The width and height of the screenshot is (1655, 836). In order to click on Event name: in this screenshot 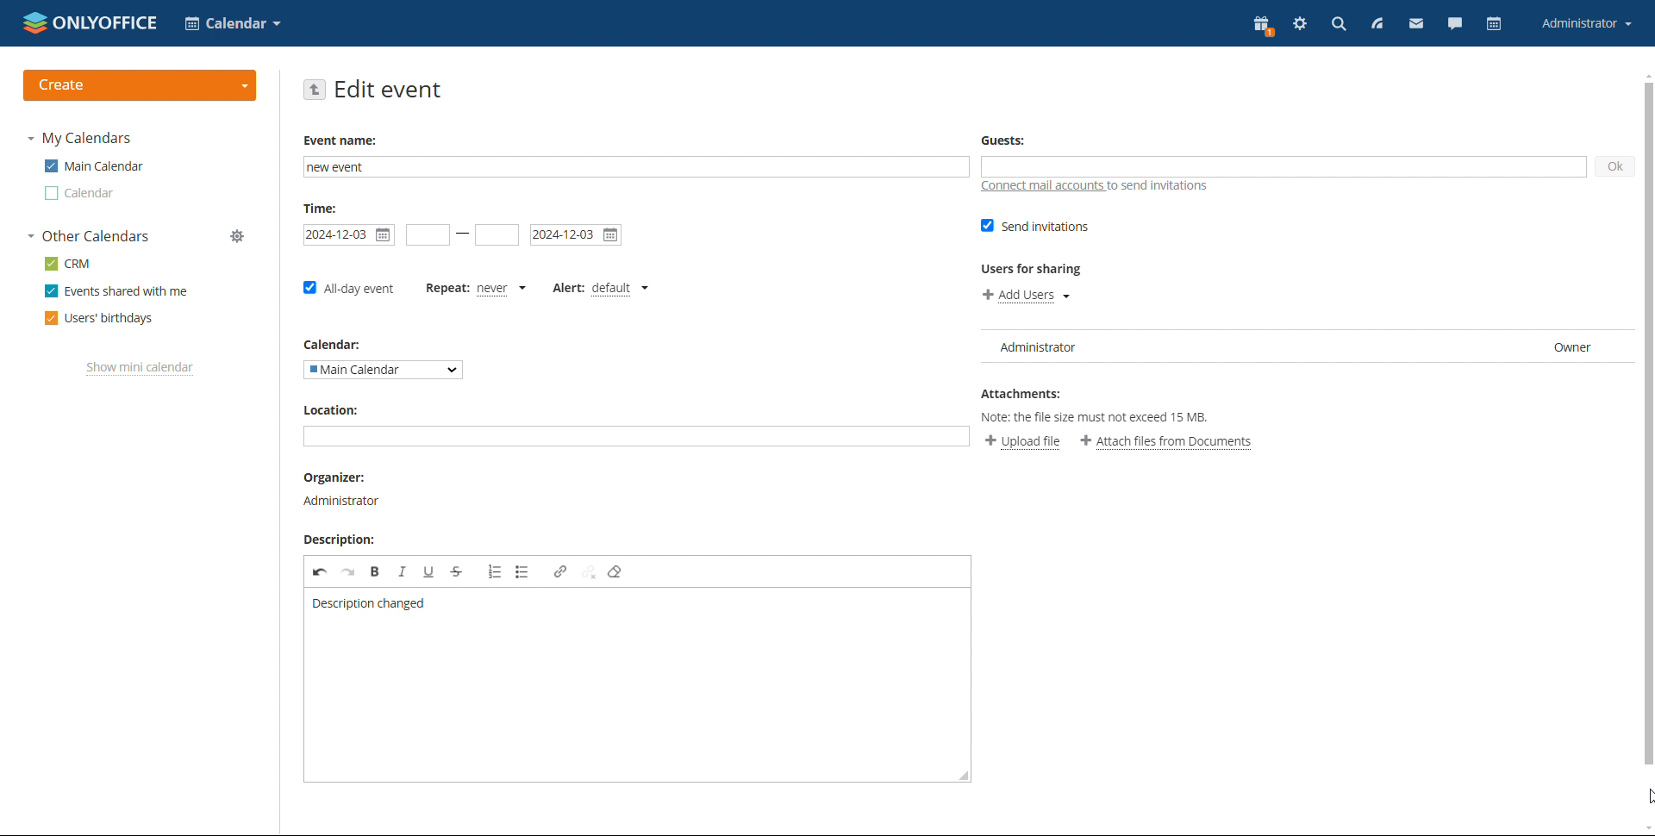, I will do `click(344, 139)`.